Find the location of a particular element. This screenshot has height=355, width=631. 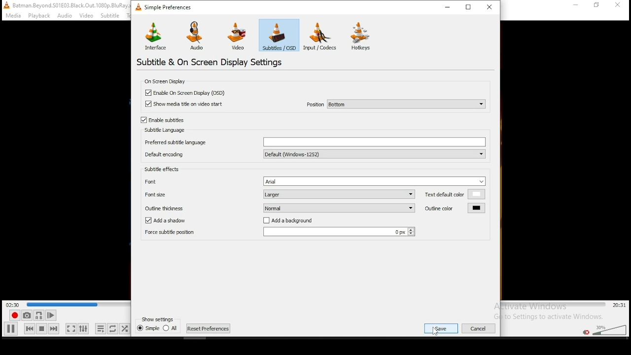

total/remaining time is located at coordinates (620, 305).